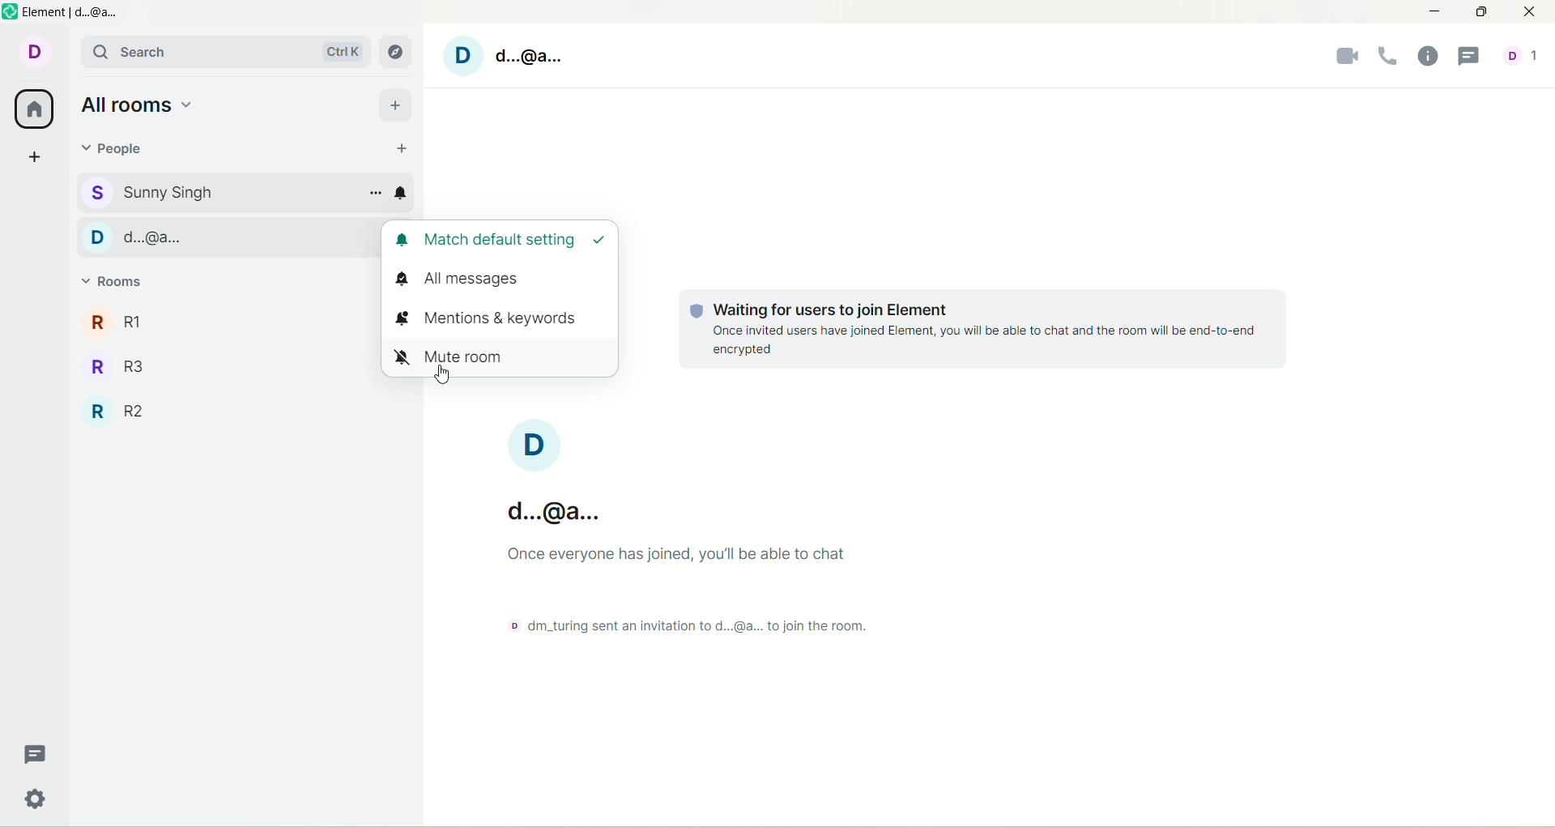 Image resolution: width=1555 pixels, height=828 pixels. What do you see at coordinates (219, 192) in the screenshot?
I see `sunny singh` at bounding box center [219, 192].